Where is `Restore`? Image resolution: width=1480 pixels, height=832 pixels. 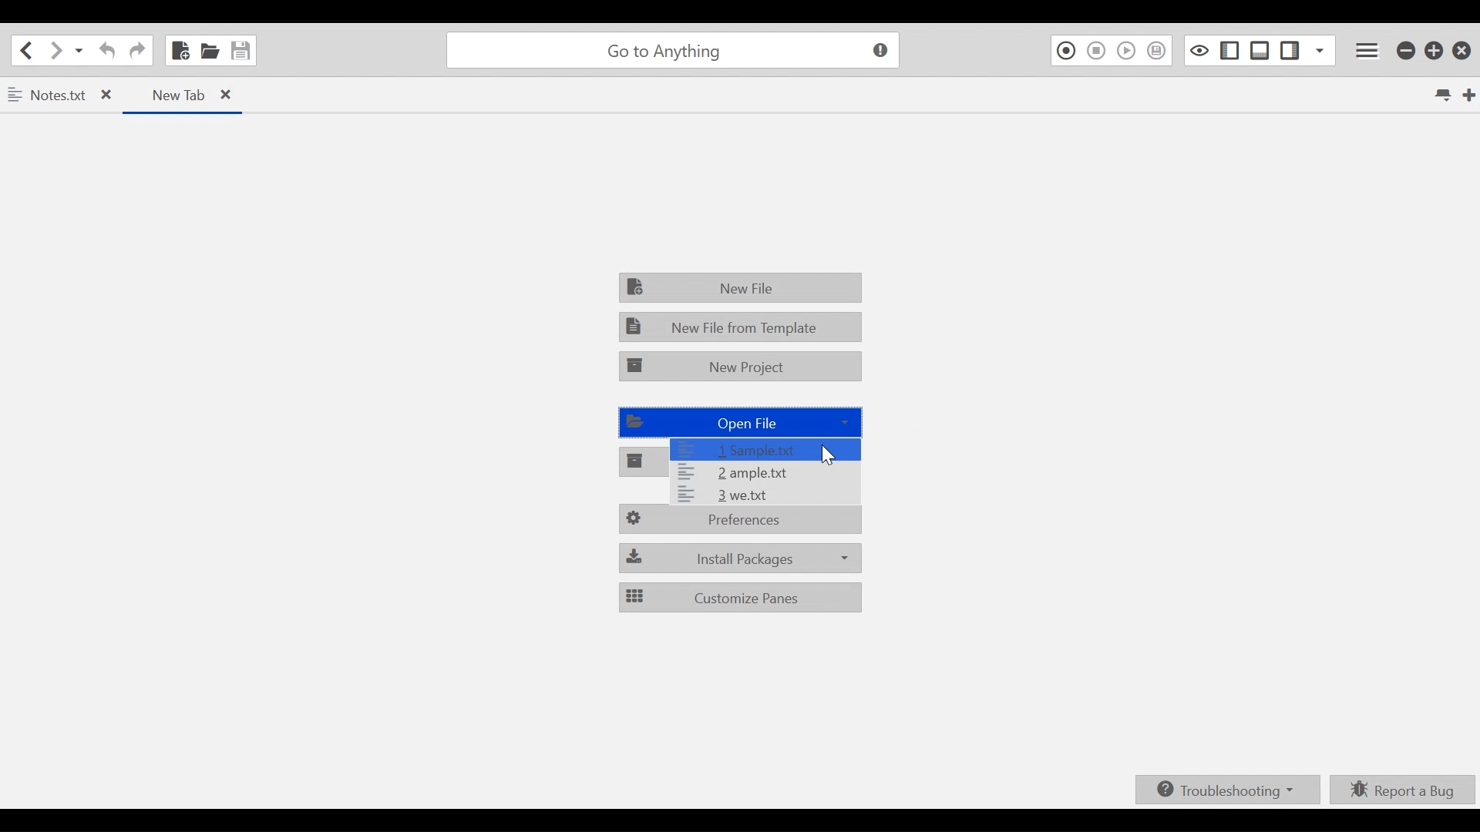
Restore is located at coordinates (1435, 52).